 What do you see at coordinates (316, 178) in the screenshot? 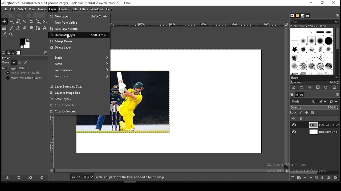
I see `duplicate layer` at bounding box center [316, 178].